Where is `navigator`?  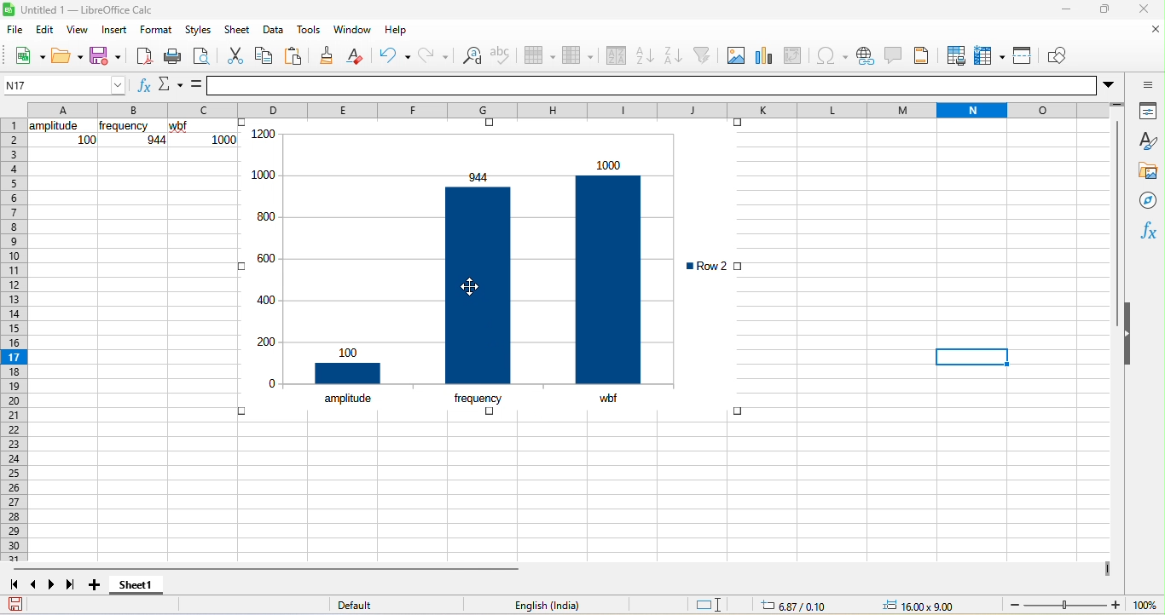
navigator is located at coordinates (1147, 198).